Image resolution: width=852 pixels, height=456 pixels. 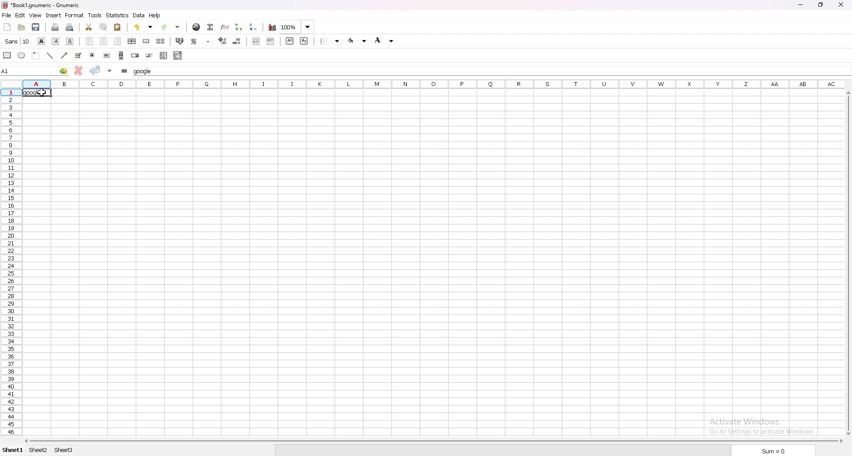 What do you see at coordinates (37, 27) in the screenshot?
I see `save` at bounding box center [37, 27].